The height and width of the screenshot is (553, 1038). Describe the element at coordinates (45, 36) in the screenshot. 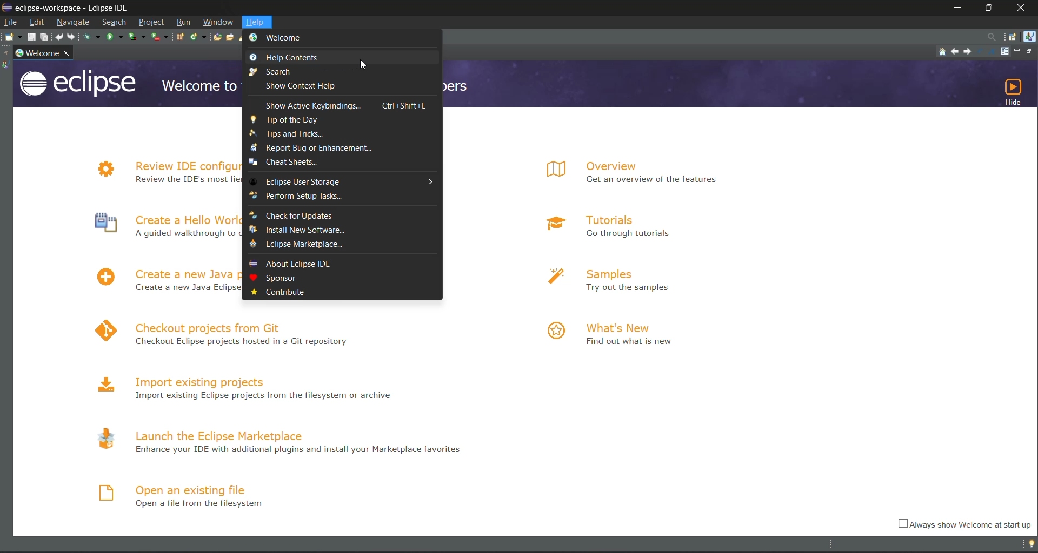

I see `save all` at that location.